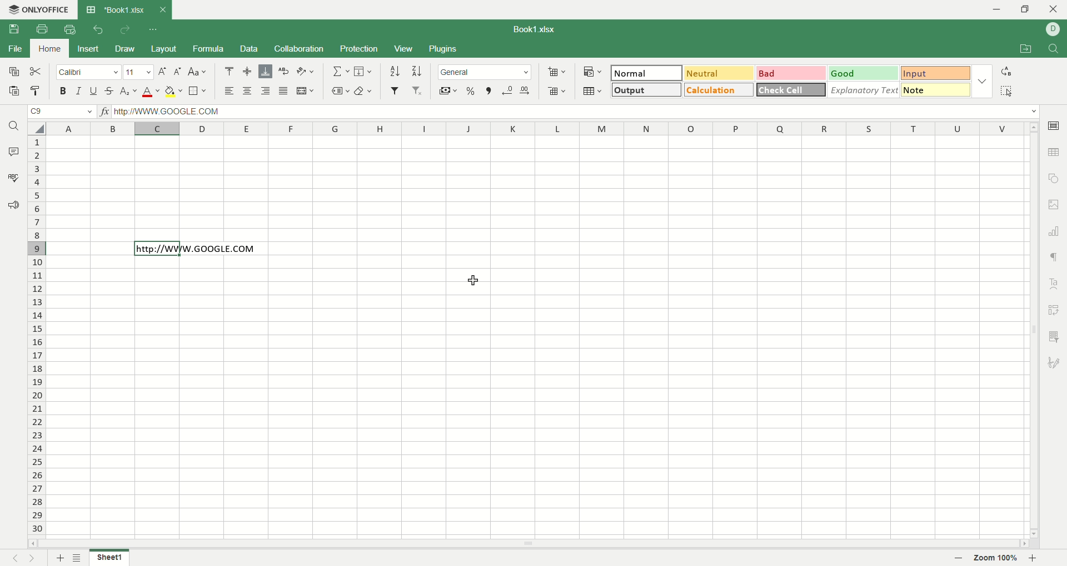 This screenshot has height=566, width=1067. I want to click on good, so click(862, 73).